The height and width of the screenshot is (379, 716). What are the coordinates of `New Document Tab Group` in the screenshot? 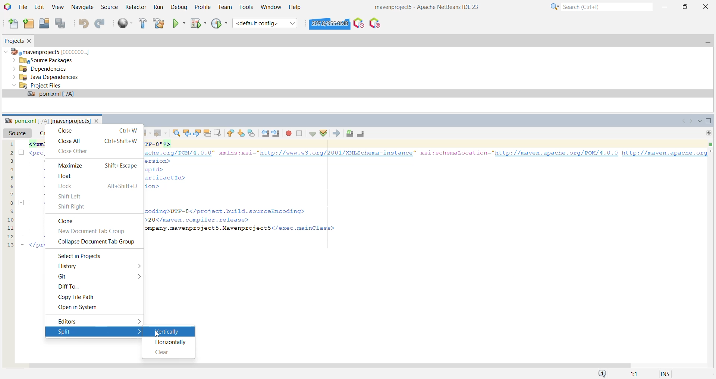 It's located at (95, 231).